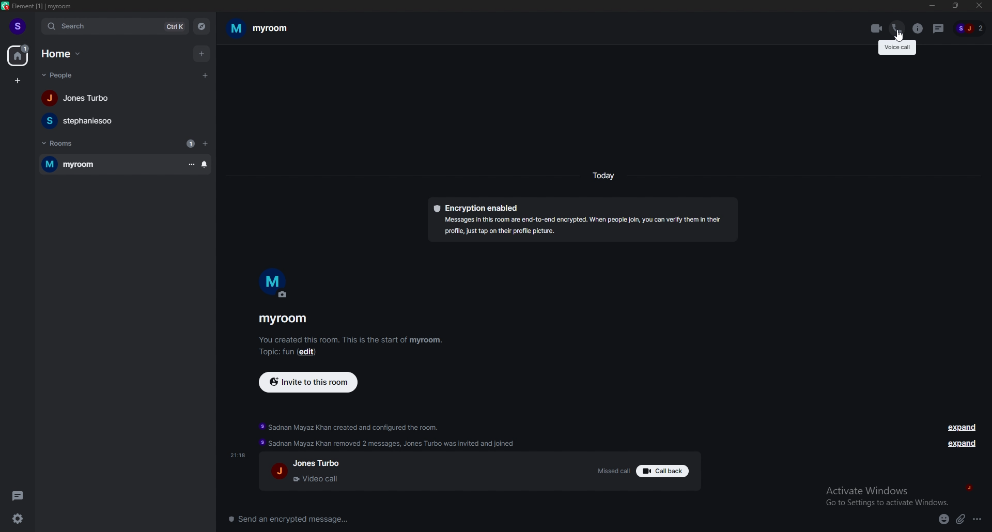  I want to click on people, so click(62, 75).